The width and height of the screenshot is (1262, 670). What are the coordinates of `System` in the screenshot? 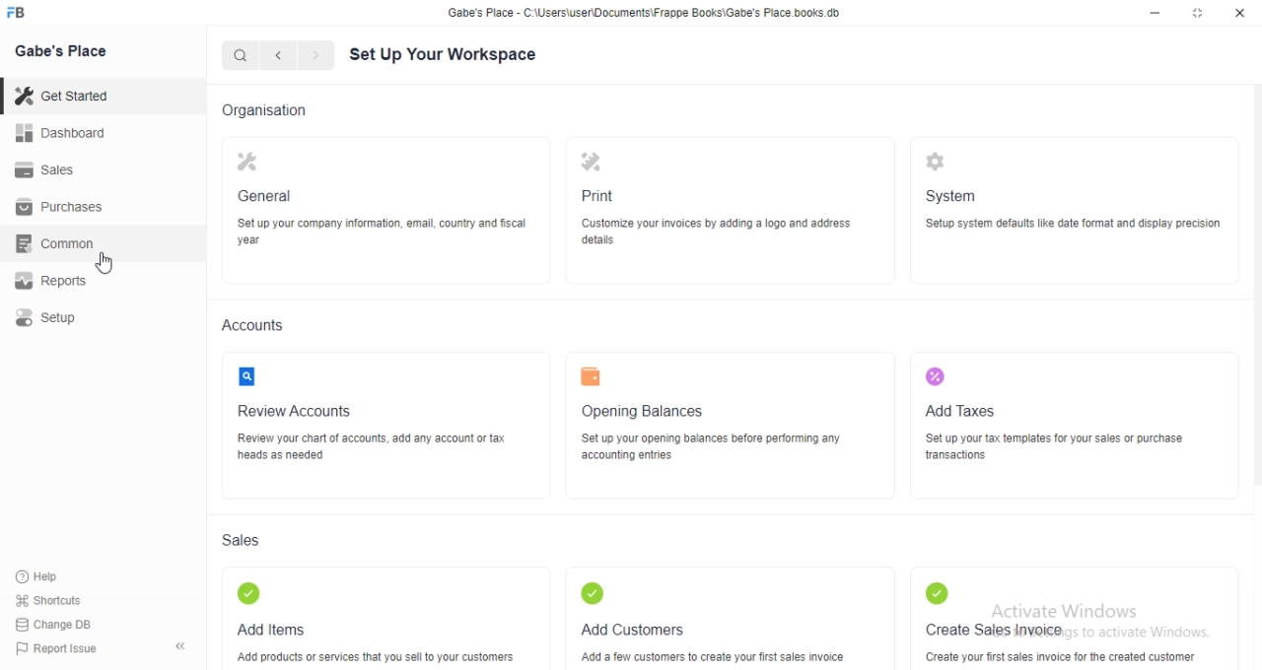 It's located at (952, 193).